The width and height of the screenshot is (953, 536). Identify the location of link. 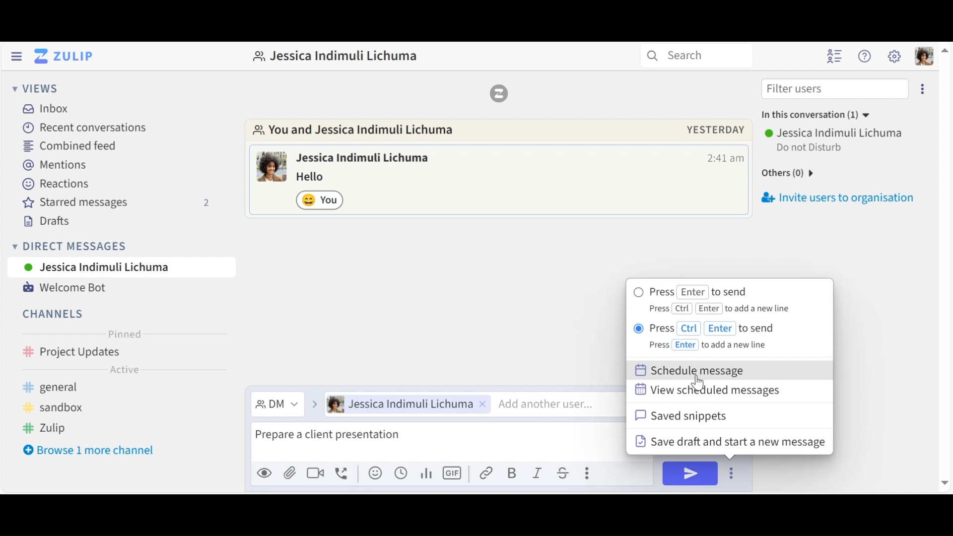
(487, 473).